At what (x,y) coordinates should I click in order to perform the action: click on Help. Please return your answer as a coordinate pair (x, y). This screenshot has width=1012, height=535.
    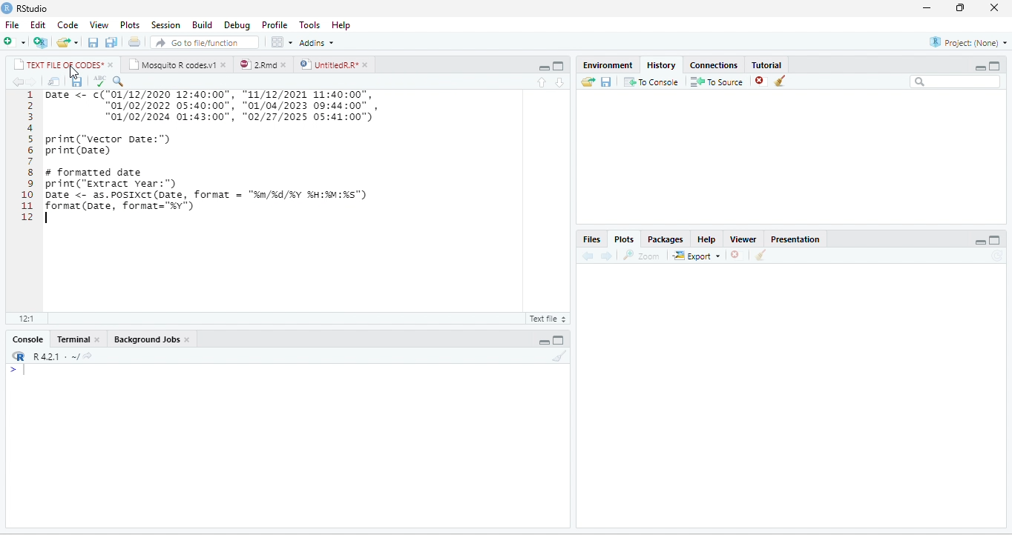
    Looking at the image, I should click on (341, 26).